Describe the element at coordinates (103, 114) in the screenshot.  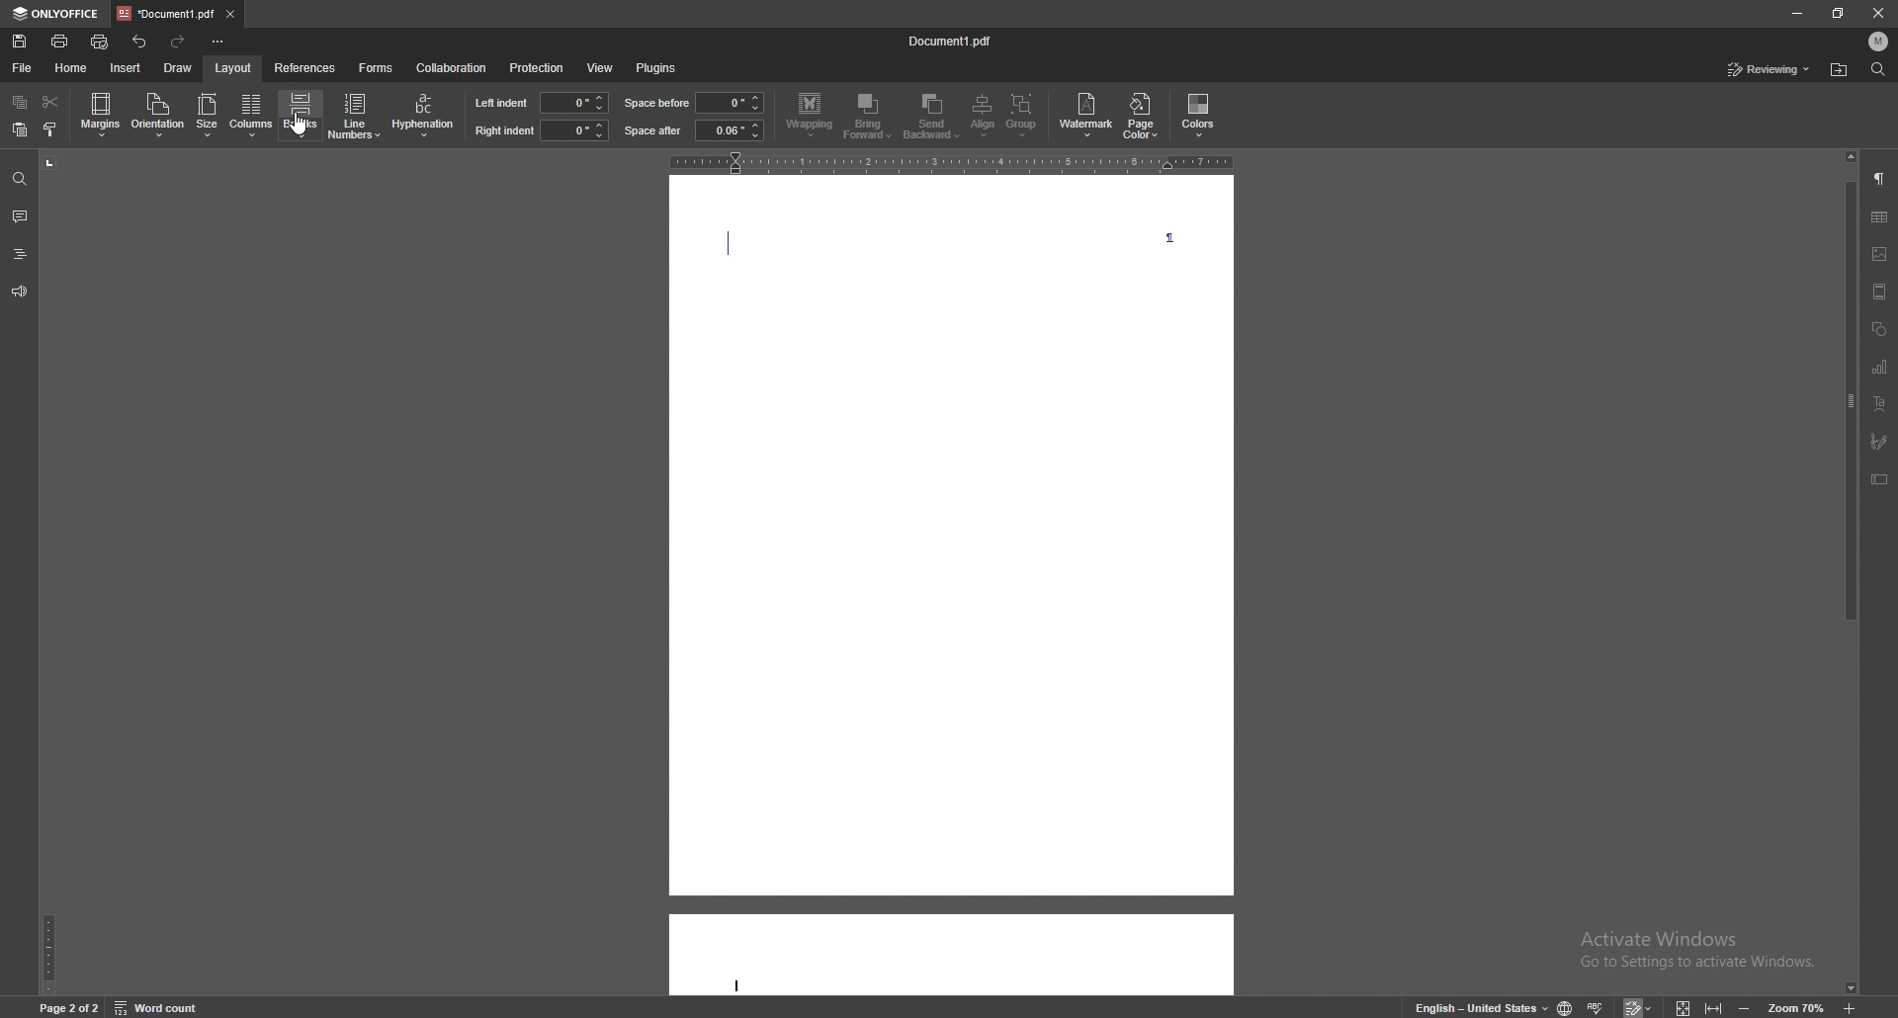
I see `margins` at that location.